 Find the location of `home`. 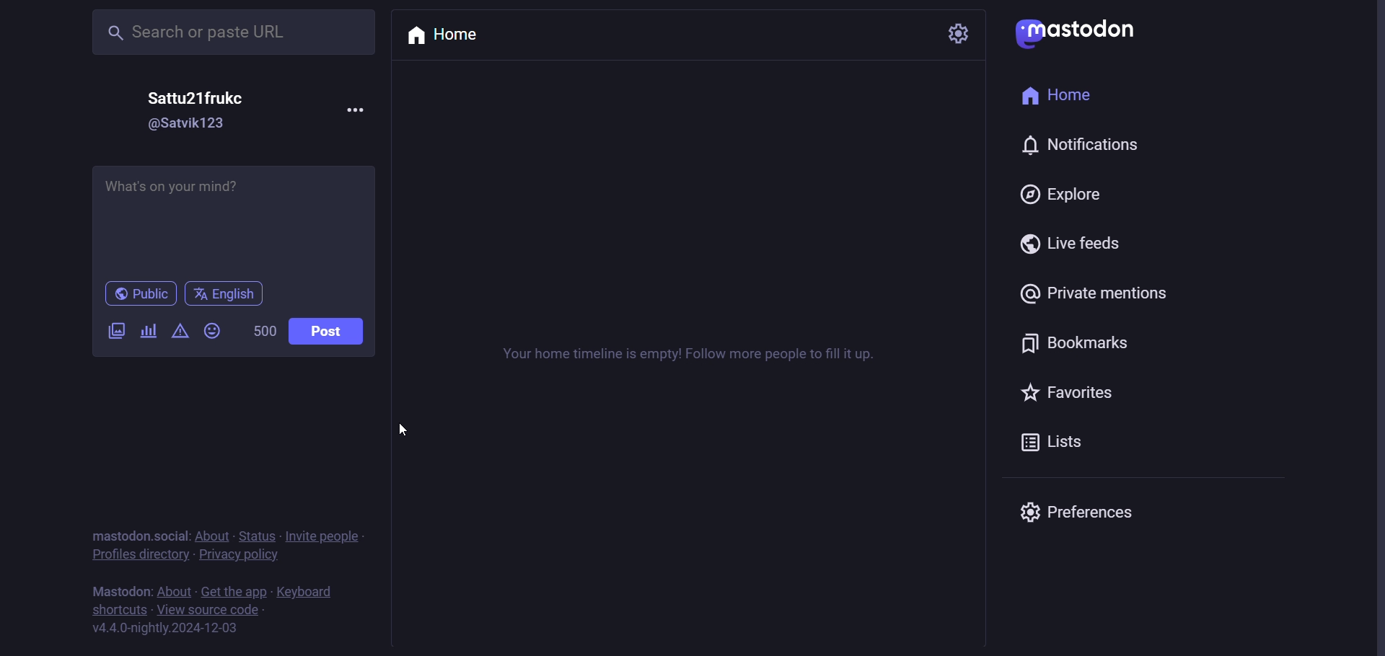

home is located at coordinates (446, 38).